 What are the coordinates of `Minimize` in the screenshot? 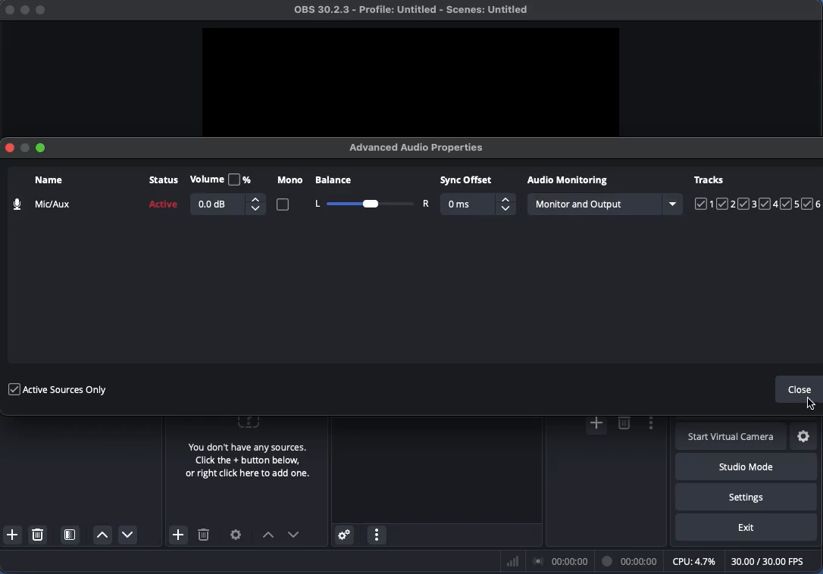 It's located at (25, 150).